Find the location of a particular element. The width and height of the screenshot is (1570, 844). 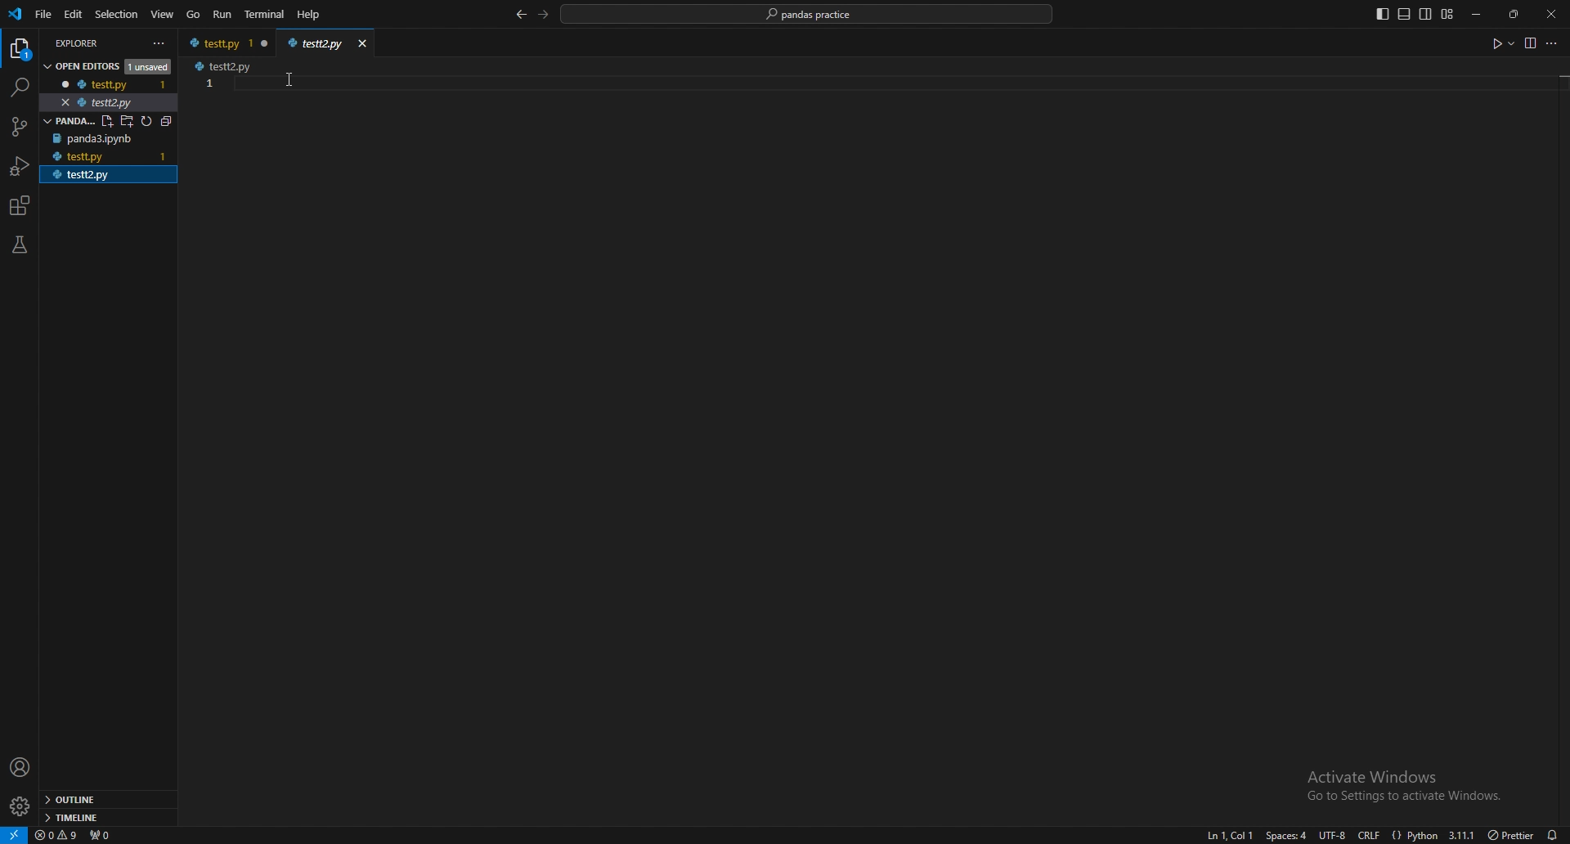

scale is located at coordinates (209, 98).